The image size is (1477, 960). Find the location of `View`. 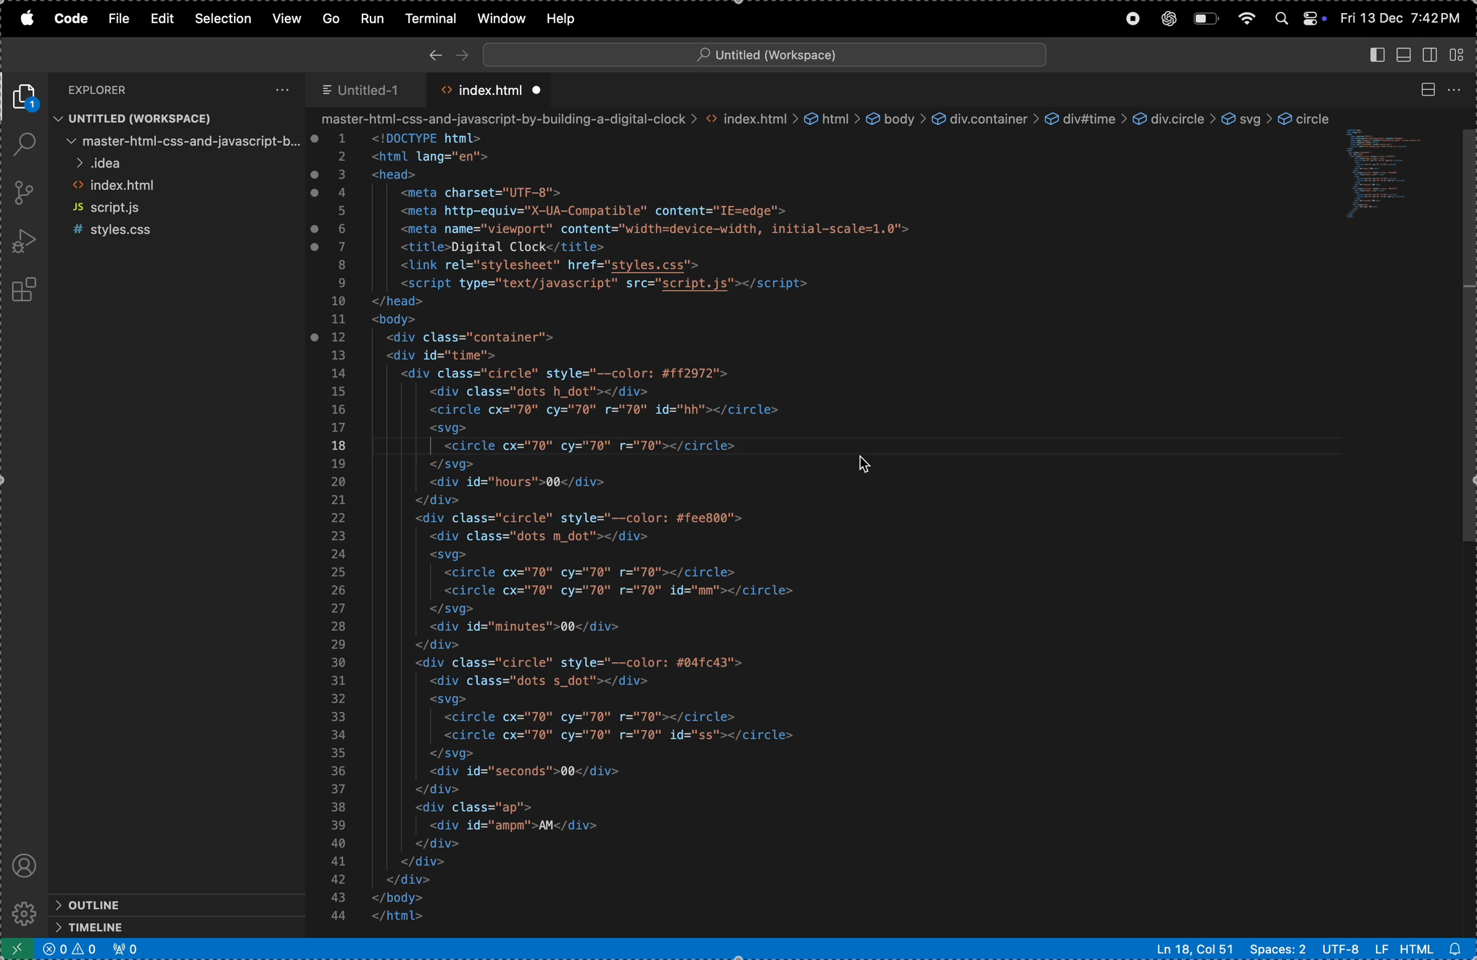

View is located at coordinates (289, 19).